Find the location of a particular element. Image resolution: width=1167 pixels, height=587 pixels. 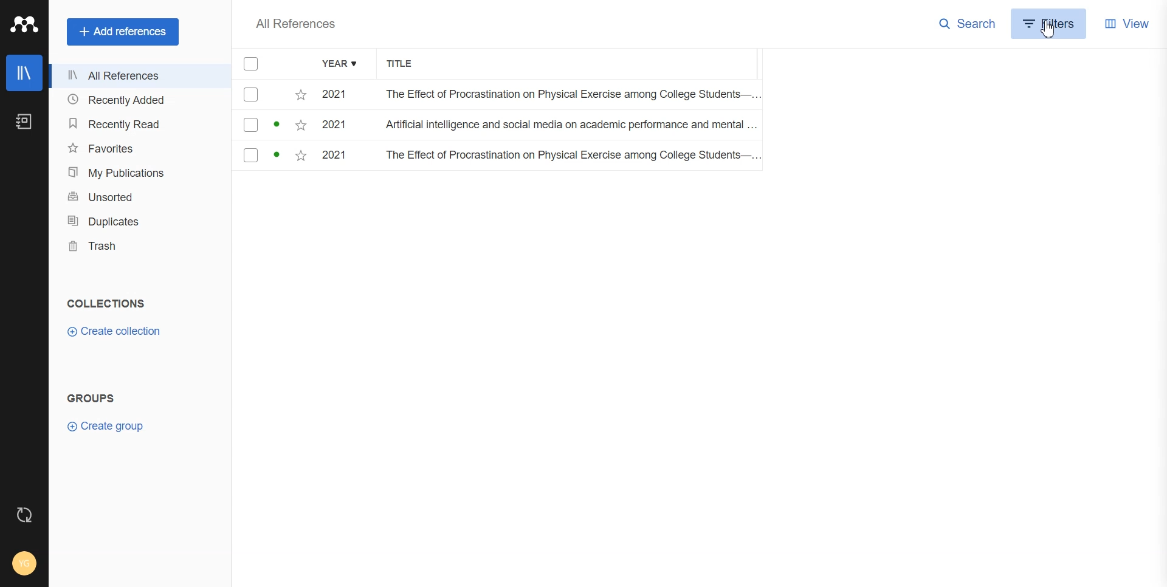

checkbox is located at coordinates (272, 126).